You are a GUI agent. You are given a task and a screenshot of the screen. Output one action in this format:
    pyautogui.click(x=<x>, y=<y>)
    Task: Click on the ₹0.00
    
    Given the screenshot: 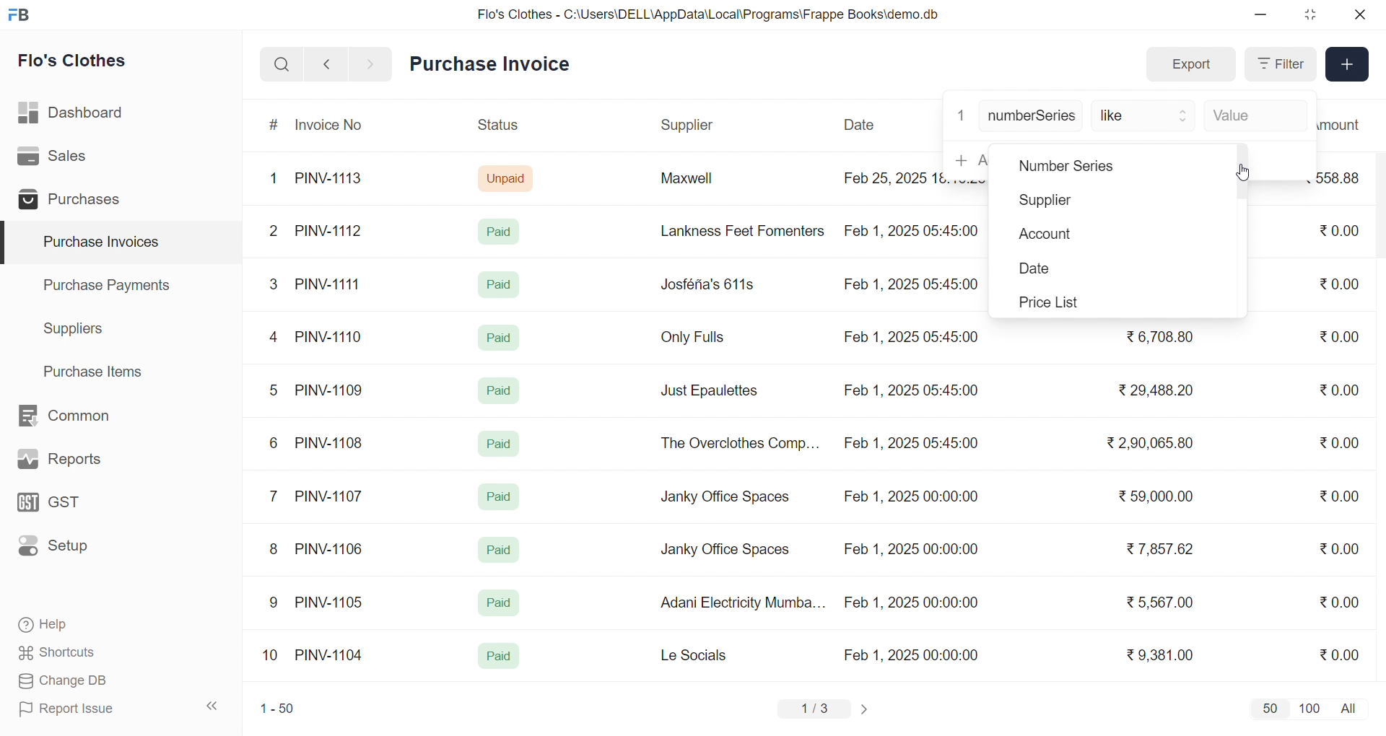 What is the action you would take?
    pyautogui.click(x=1343, y=494)
    